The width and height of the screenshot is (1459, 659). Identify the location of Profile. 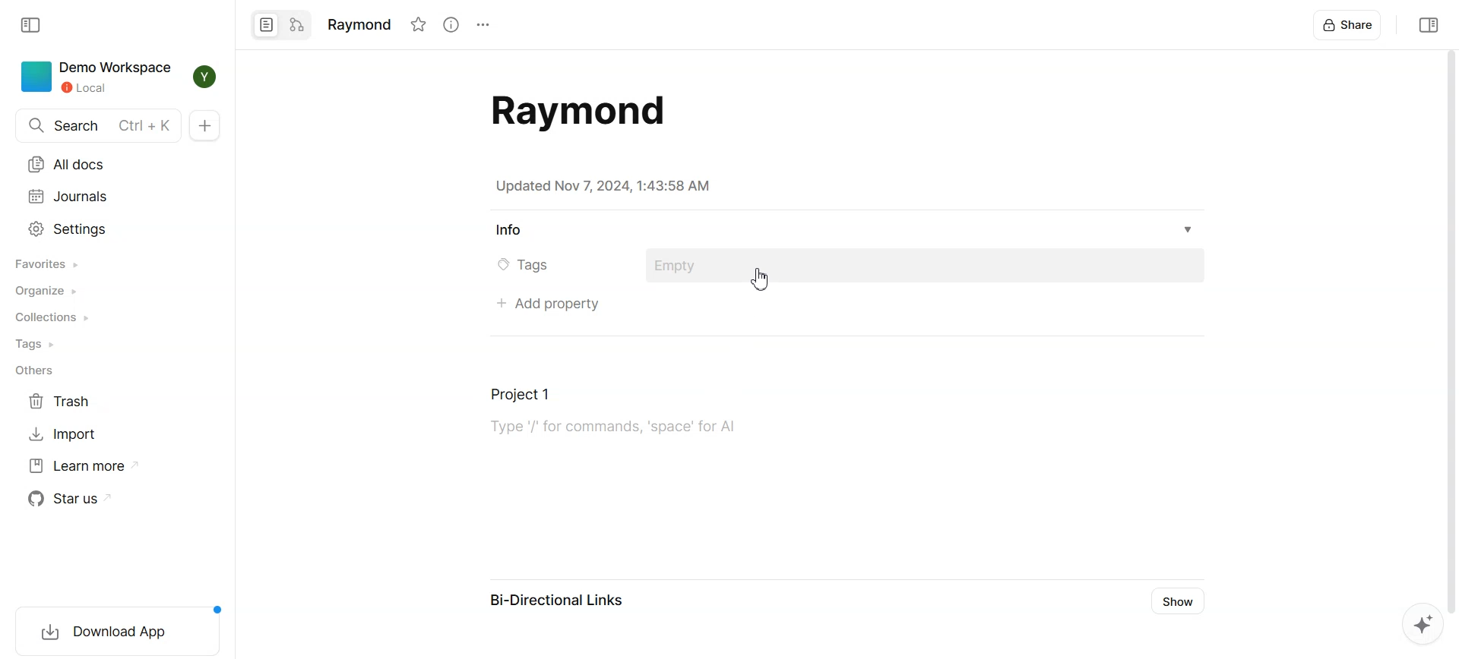
(207, 77).